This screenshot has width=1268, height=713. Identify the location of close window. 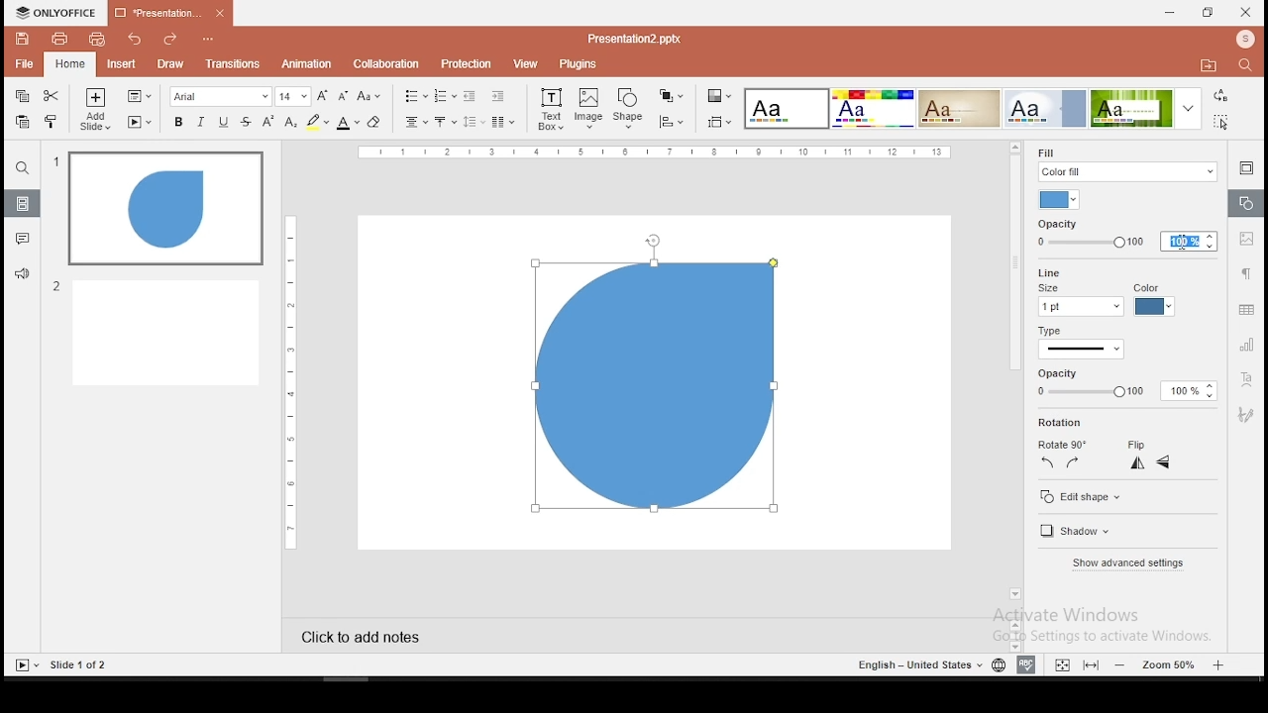
(1246, 12).